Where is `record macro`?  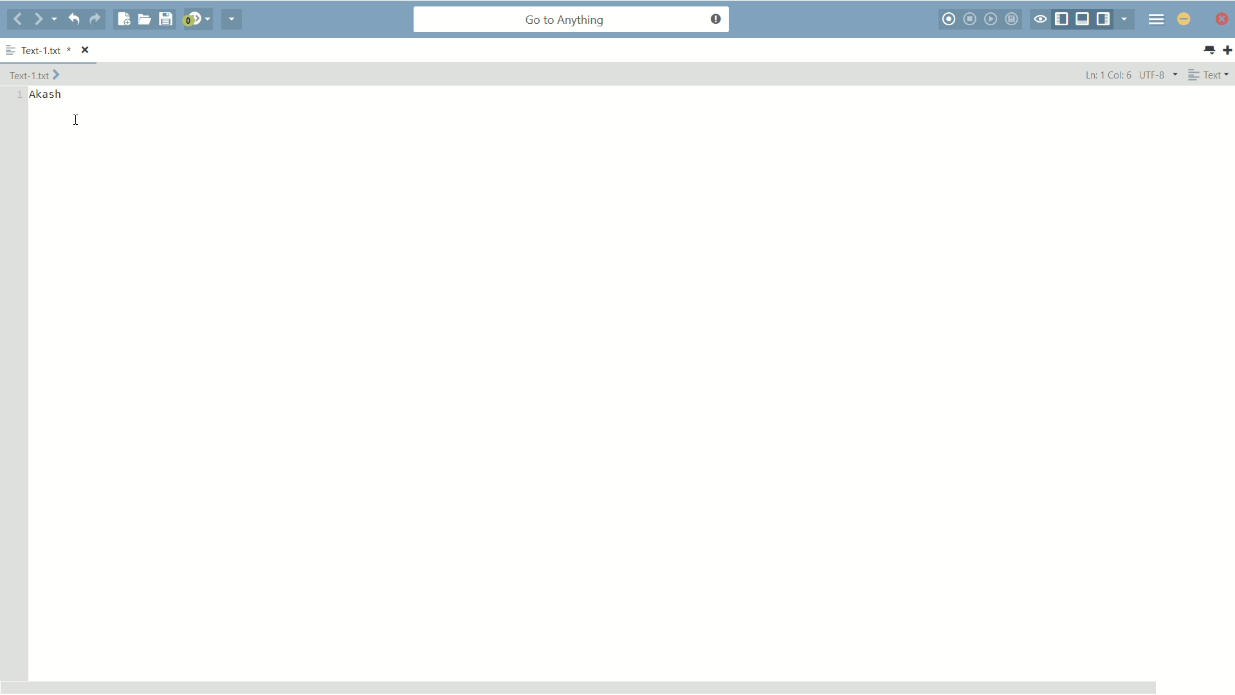
record macro is located at coordinates (948, 19).